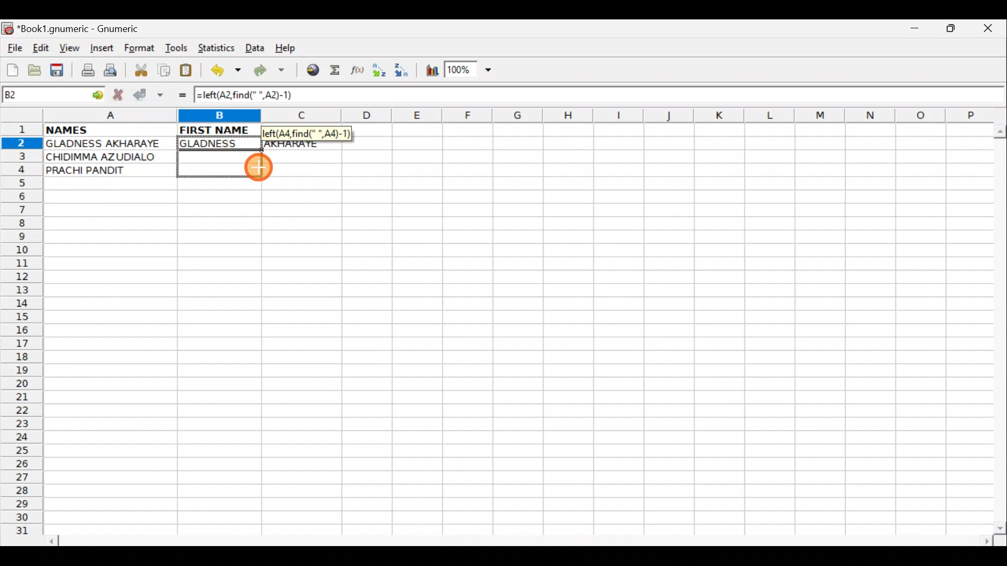 The height and width of the screenshot is (566, 1007). I want to click on Close, so click(991, 31).